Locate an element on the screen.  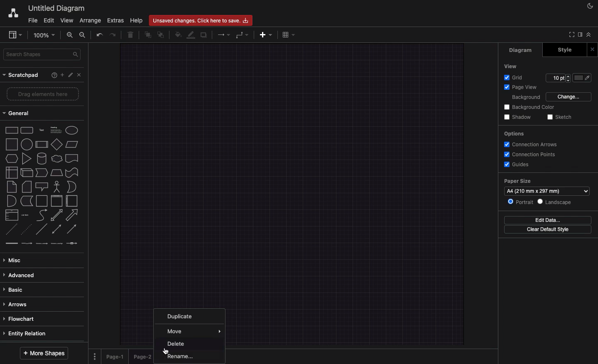
Mis is located at coordinates (15, 259).